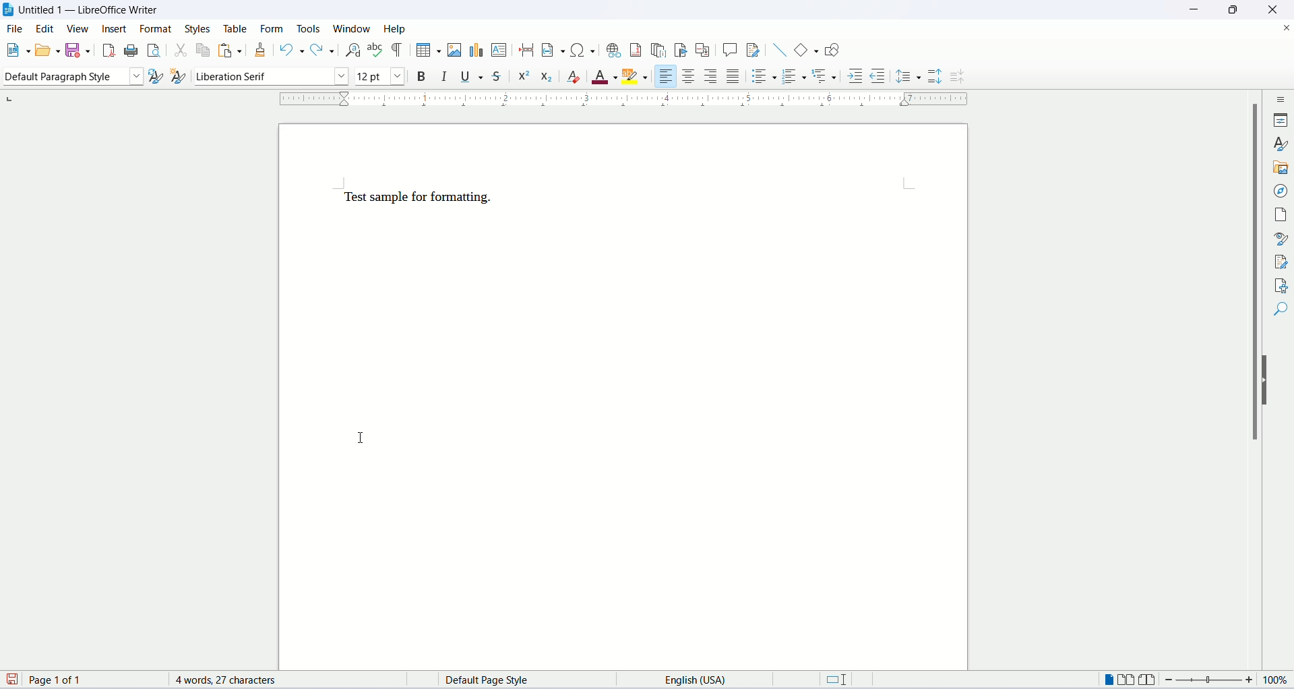  What do you see at coordinates (1270, 9) in the screenshot?
I see `close` at bounding box center [1270, 9].